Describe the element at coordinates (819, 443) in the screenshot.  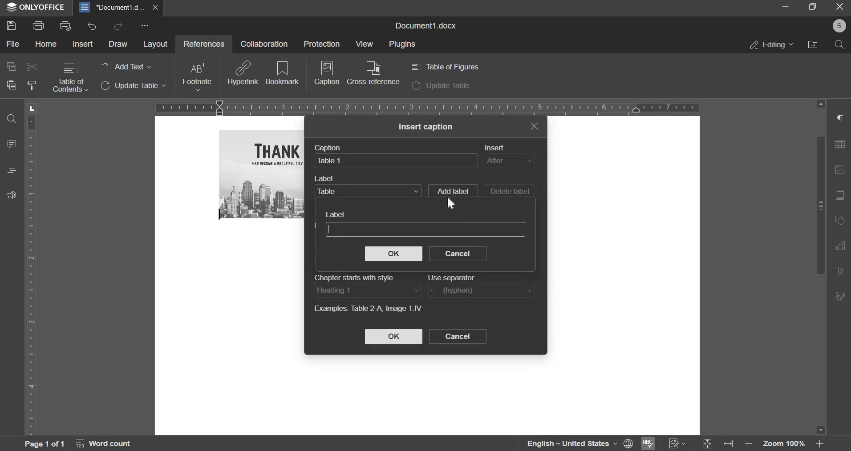
I see `Zoom in` at that location.